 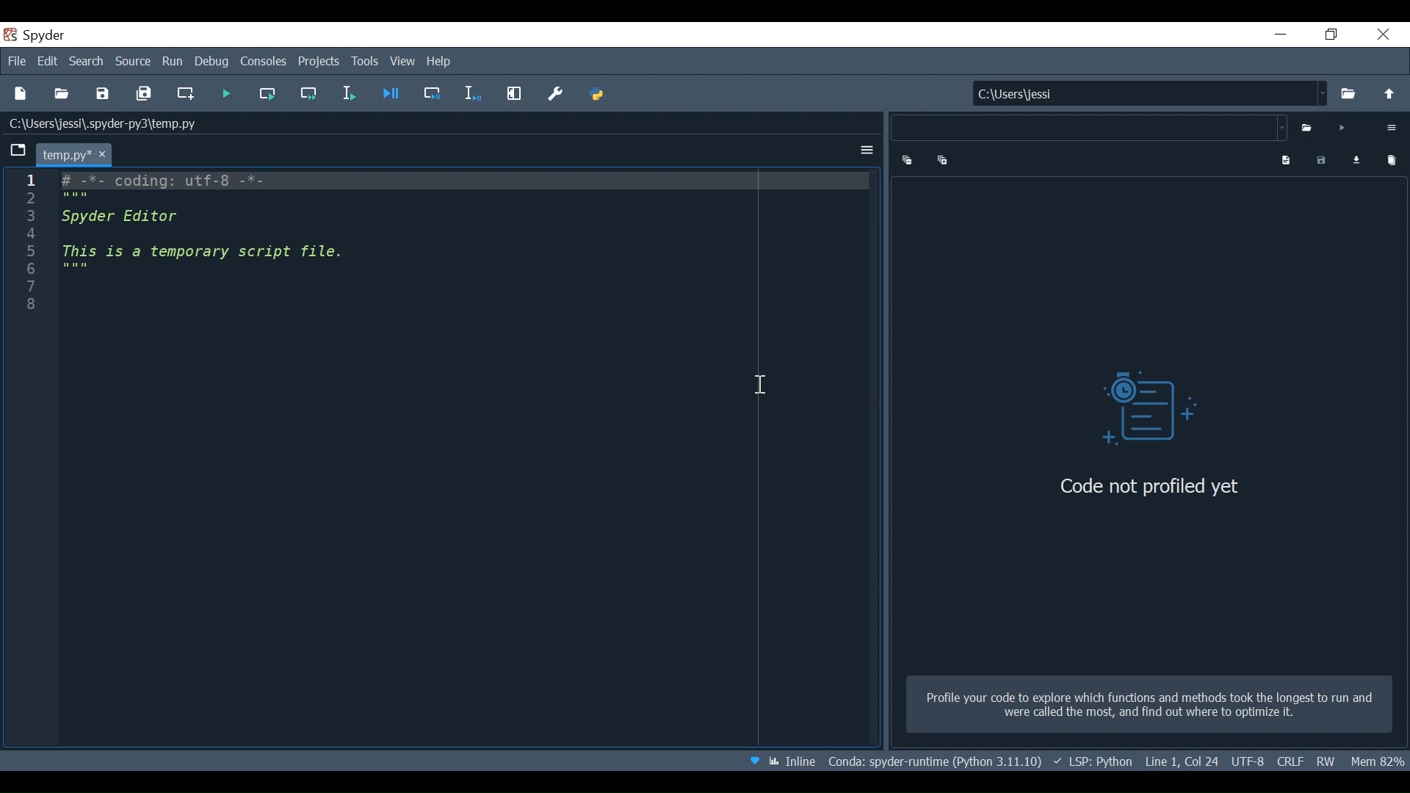 What do you see at coordinates (1284, 159) in the screenshot?
I see `Show program output` at bounding box center [1284, 159].